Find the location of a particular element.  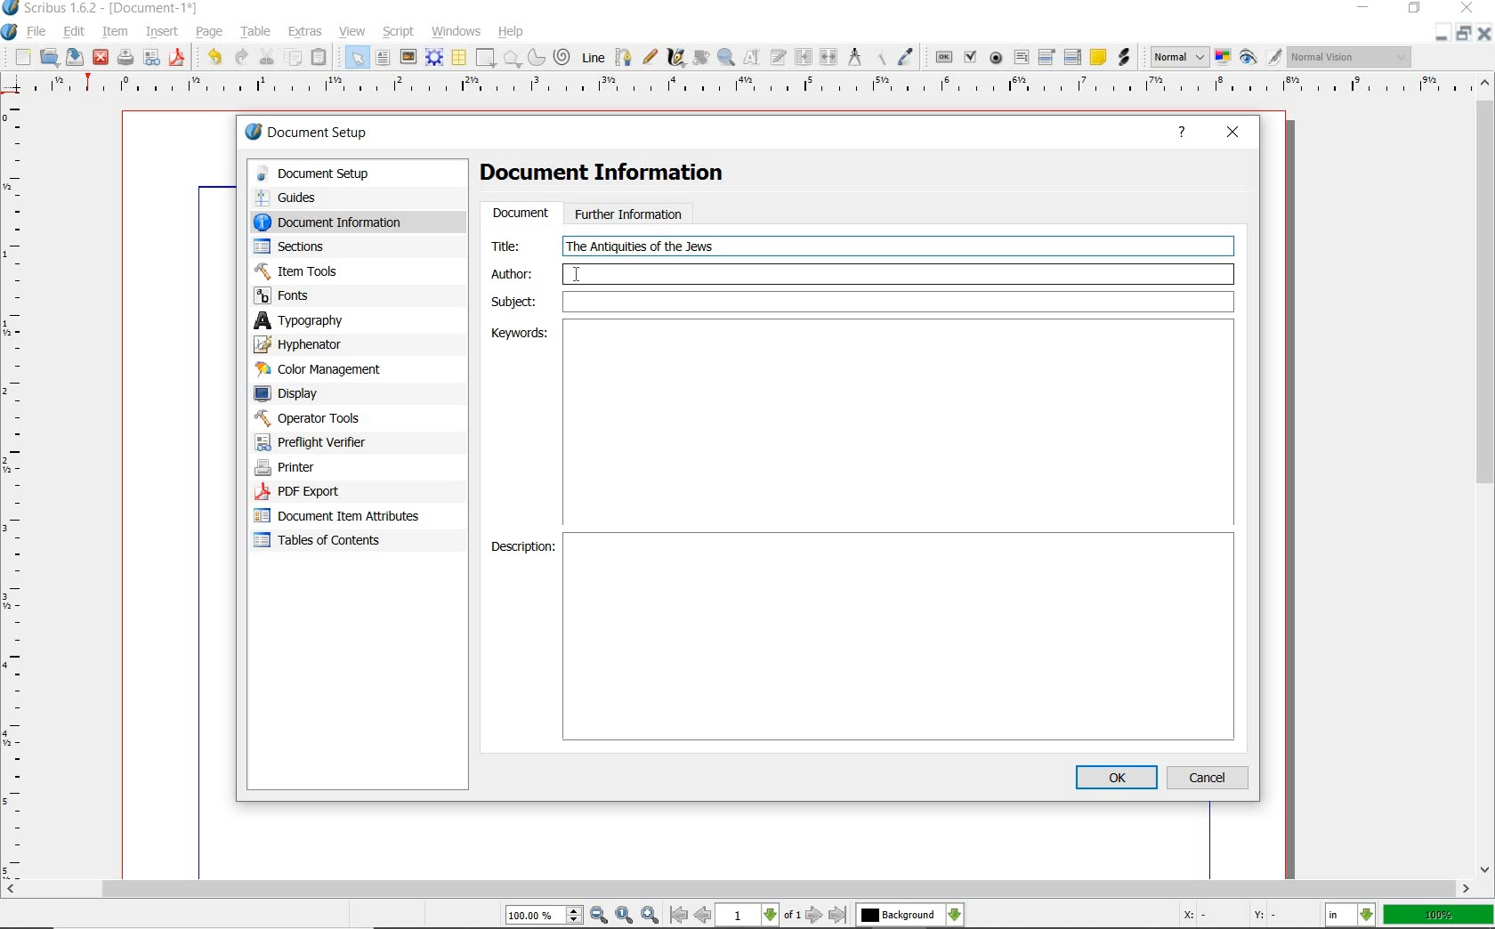

select is located at coordinates (359, 57).